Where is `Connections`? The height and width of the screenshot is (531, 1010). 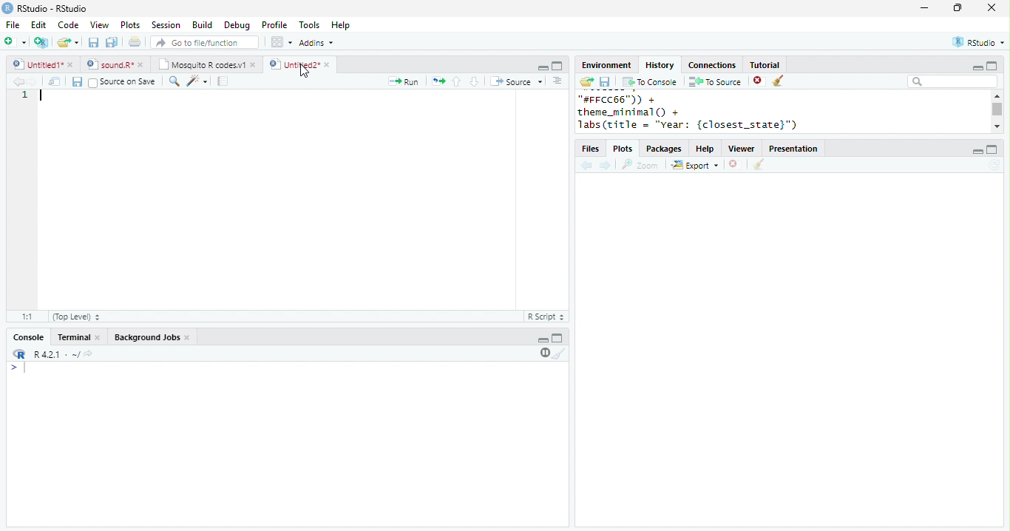
Connections is located at coordinates (711, 65).